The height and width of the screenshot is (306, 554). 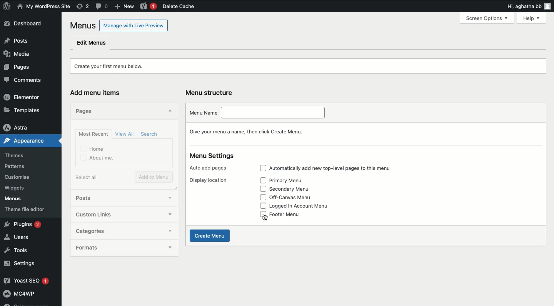 What do you see at coordinates (306, 206) in the screenshot?
I see `Logged in account menu` at bounding box center [306, 206].